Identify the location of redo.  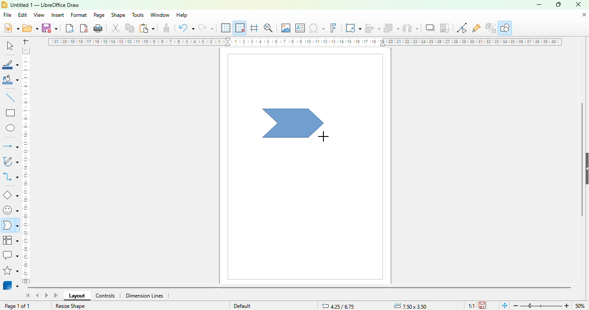
(206, 28).